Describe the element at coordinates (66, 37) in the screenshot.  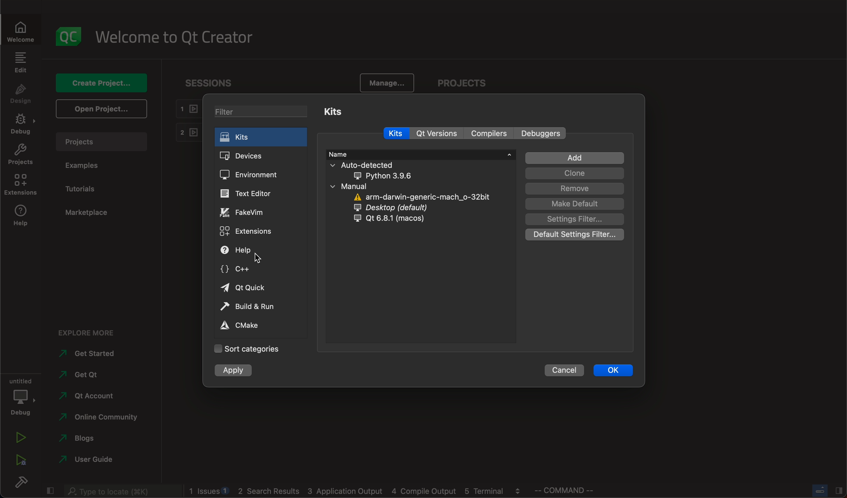
I see `logo` at that location.